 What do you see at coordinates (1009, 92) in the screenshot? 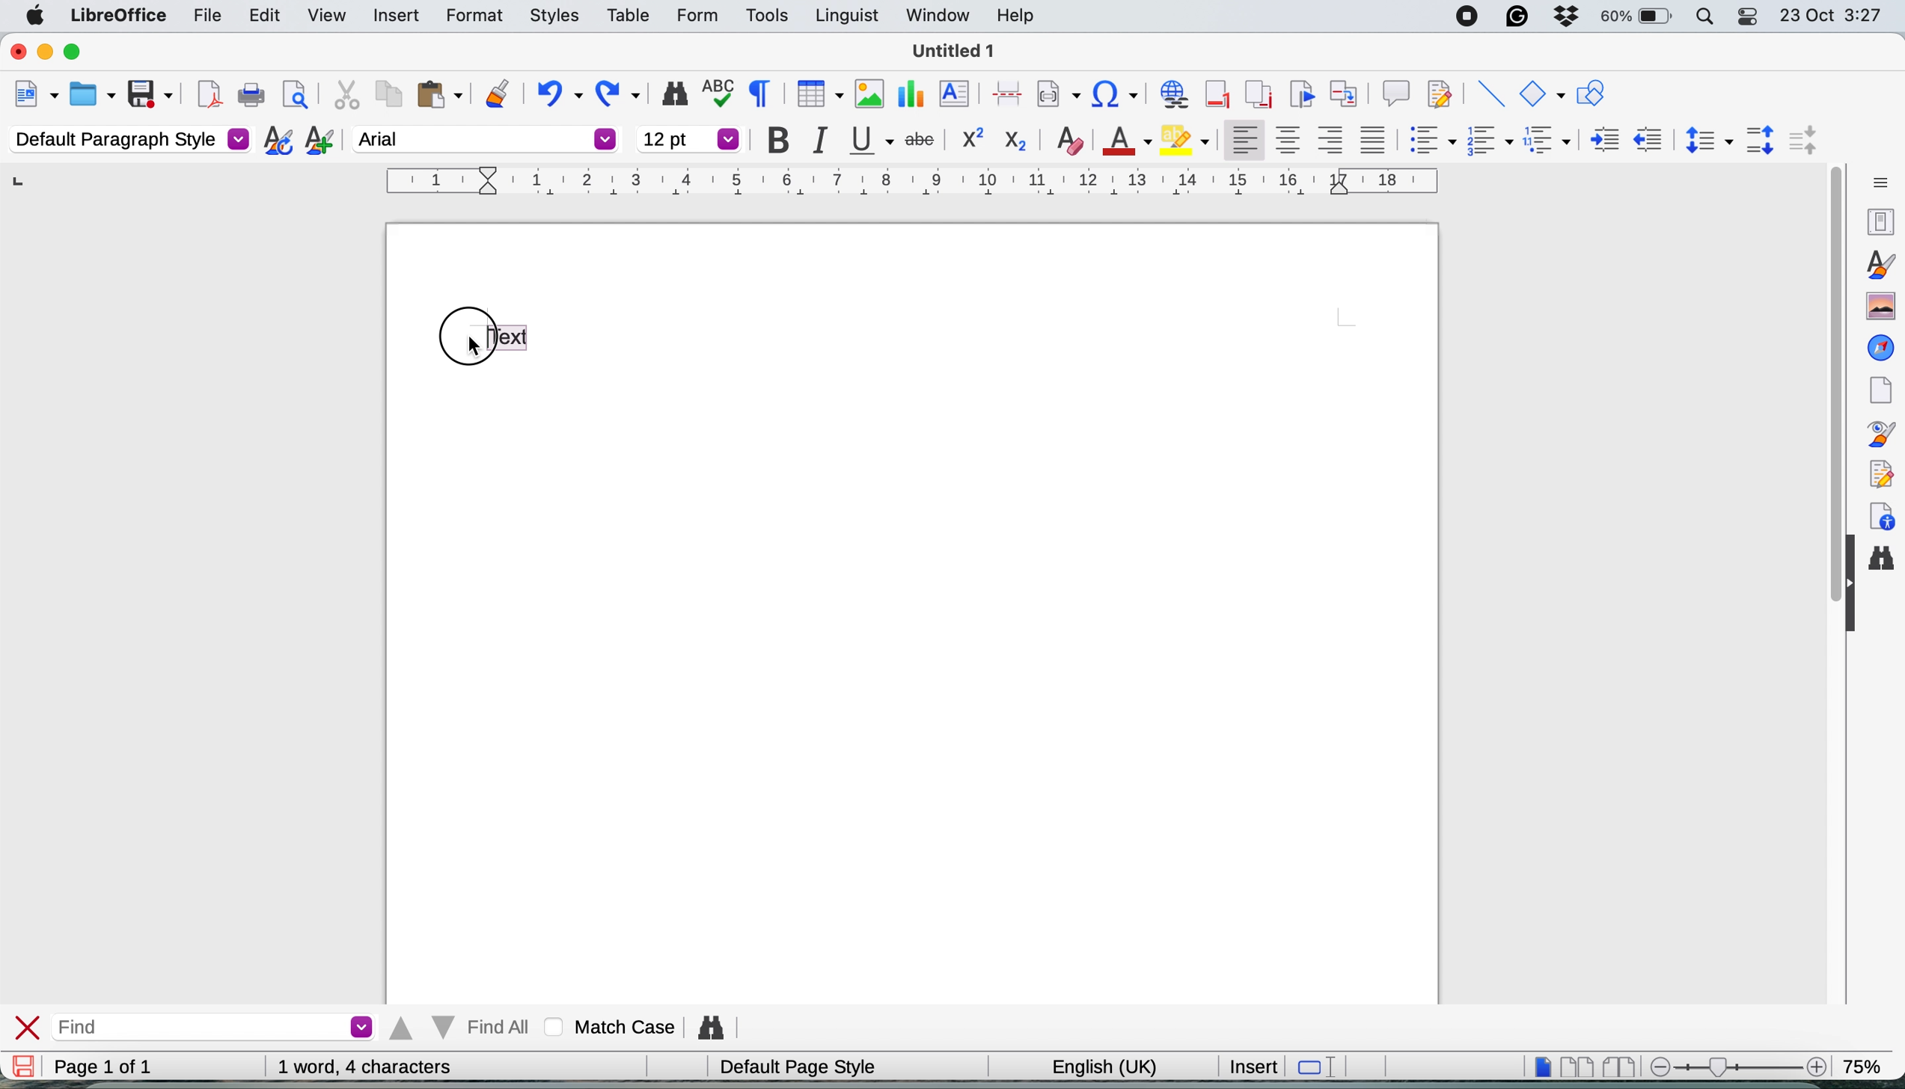
I see `page break` at bounding box center [1009, 92].